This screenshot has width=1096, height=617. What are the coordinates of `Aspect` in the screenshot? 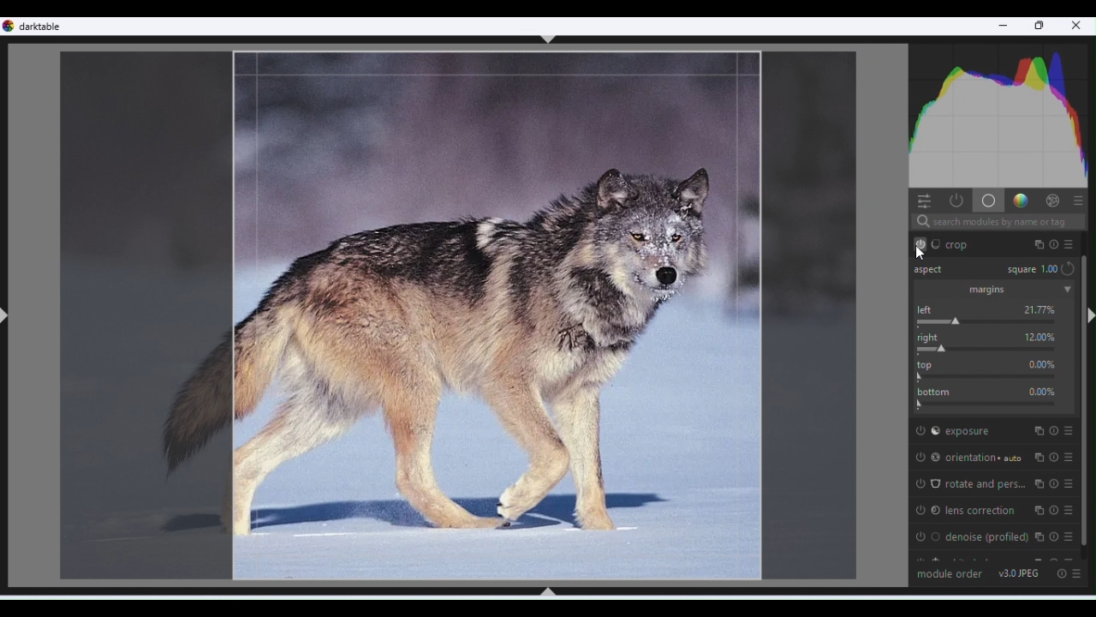 It's located at (933, 271).